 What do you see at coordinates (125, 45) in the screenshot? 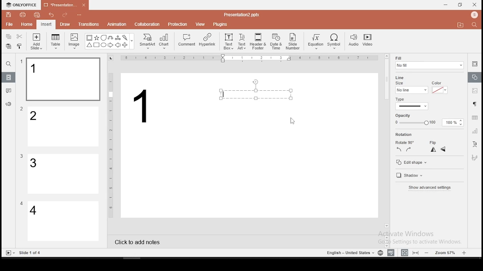
I see `Plus` at bounding box center [125, 45].